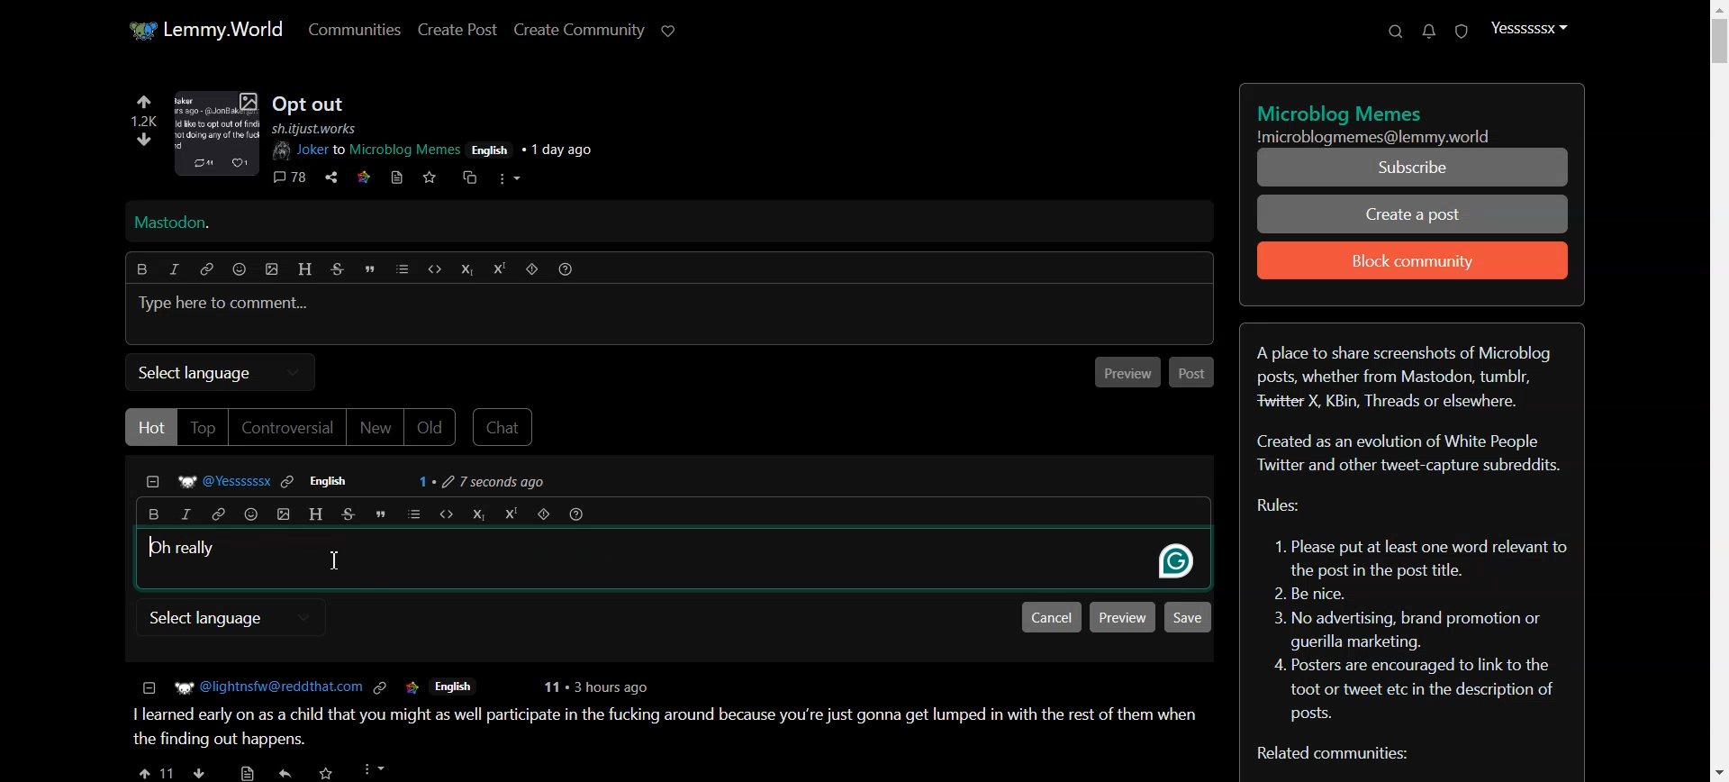 This screenshot has width=1729, height=782. What do you see at coordinates (566, 268) in the screenshot?
I see `Formatting help` at bounding box center [566, 268].